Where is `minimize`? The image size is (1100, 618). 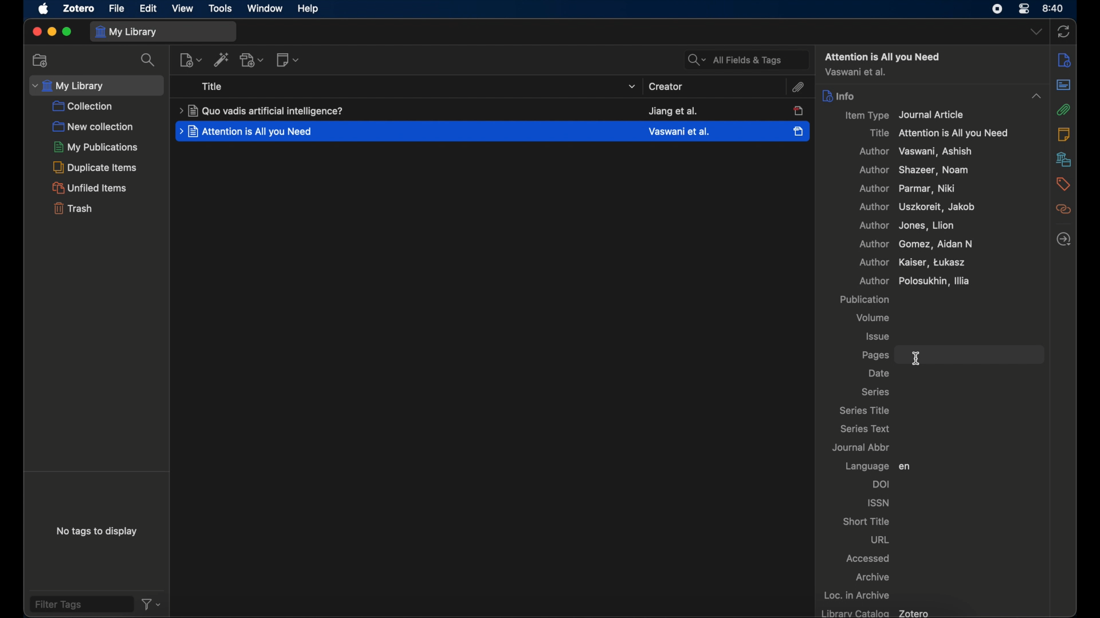 minimize is located at coordinates (52, 31).